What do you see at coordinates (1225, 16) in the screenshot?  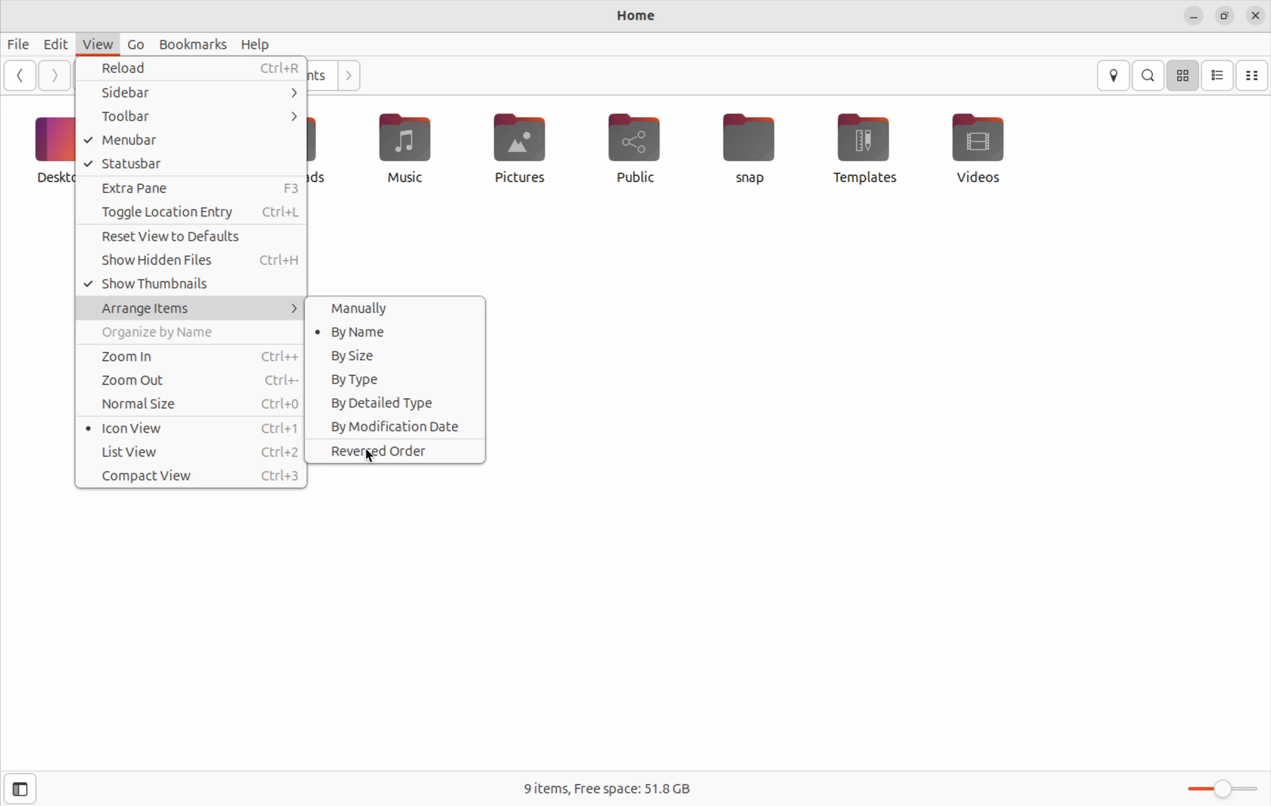 I see `resize` at bounding box center [1225, 16].